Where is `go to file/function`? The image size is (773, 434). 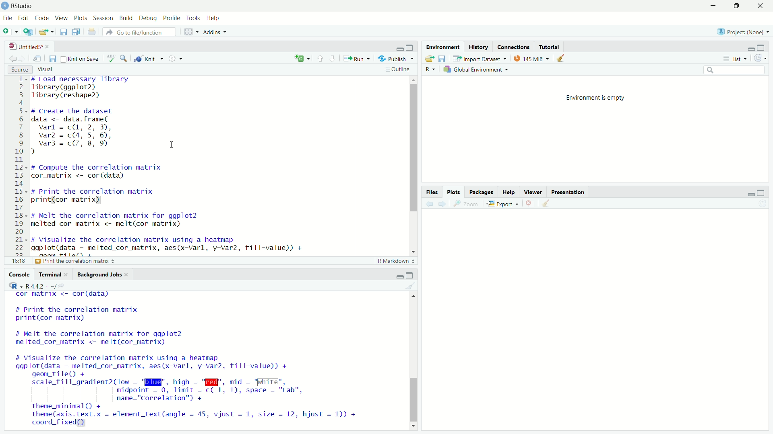 go to file/function is located at coordinates (140, 32).